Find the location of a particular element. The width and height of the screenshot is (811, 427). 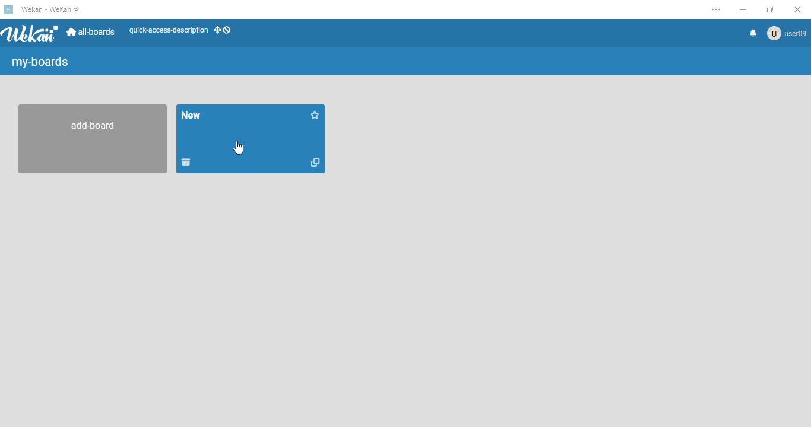

new is located at coordinates (191, 115).